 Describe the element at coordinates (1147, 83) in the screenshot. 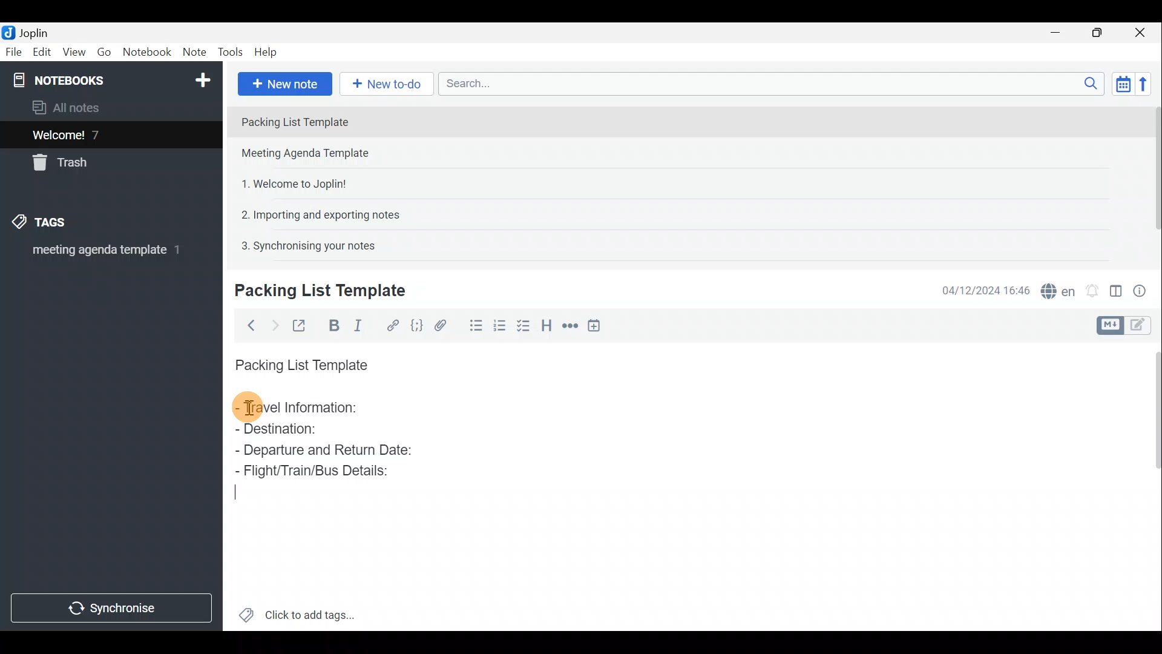

I see `Reverse sort order` at that location.